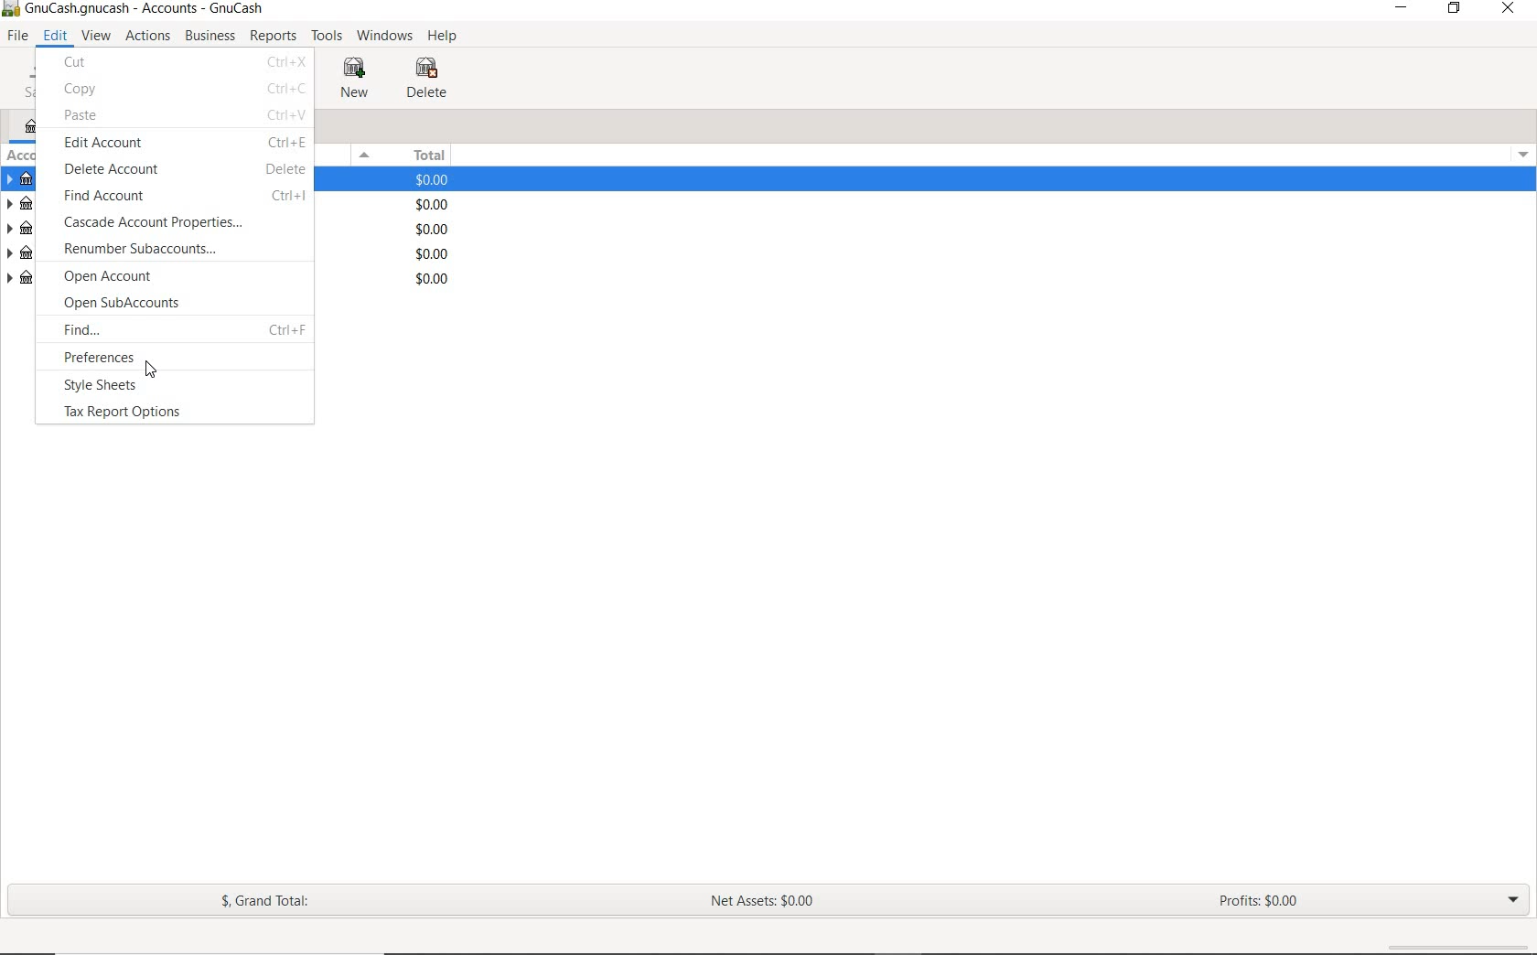  Describe the element at coordinates (98, 37) in the screenshot. I see `VIEW` at that location.